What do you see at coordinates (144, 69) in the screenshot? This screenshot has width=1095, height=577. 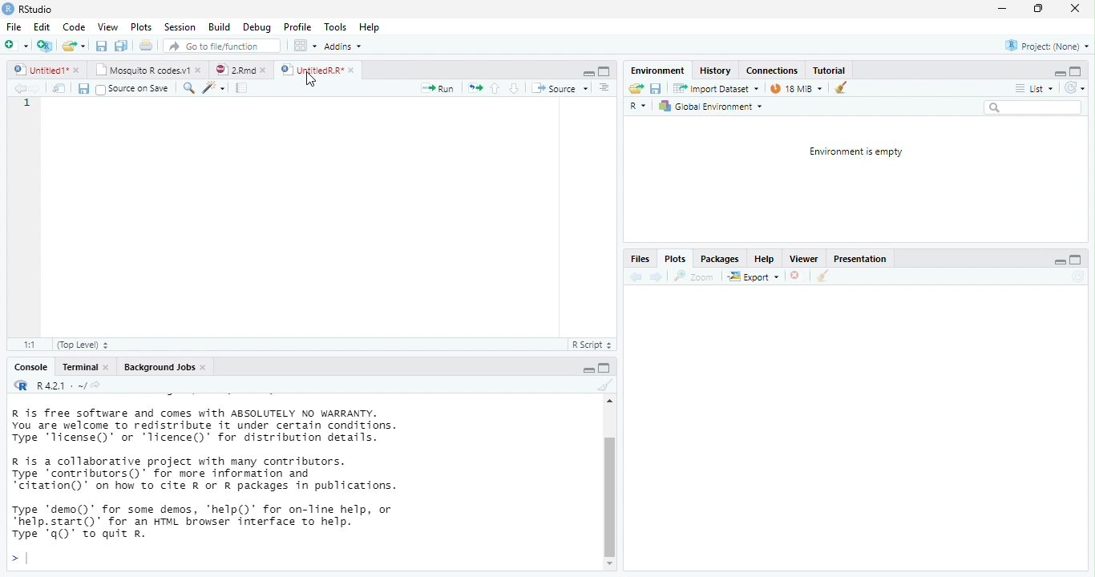 I see `Mosquito R codes.v1` at bounding box center [144, 69].